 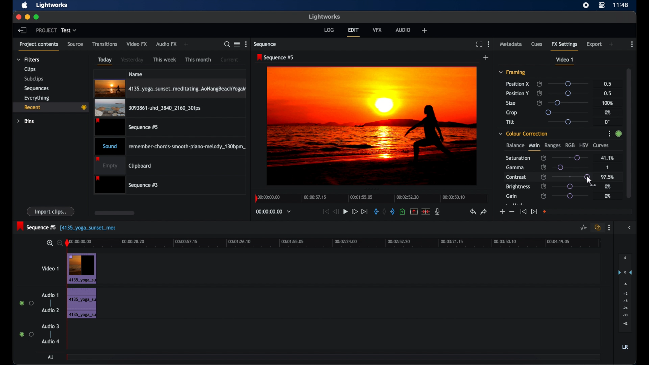 I want to click on maximize, so click(x=37, y=17).